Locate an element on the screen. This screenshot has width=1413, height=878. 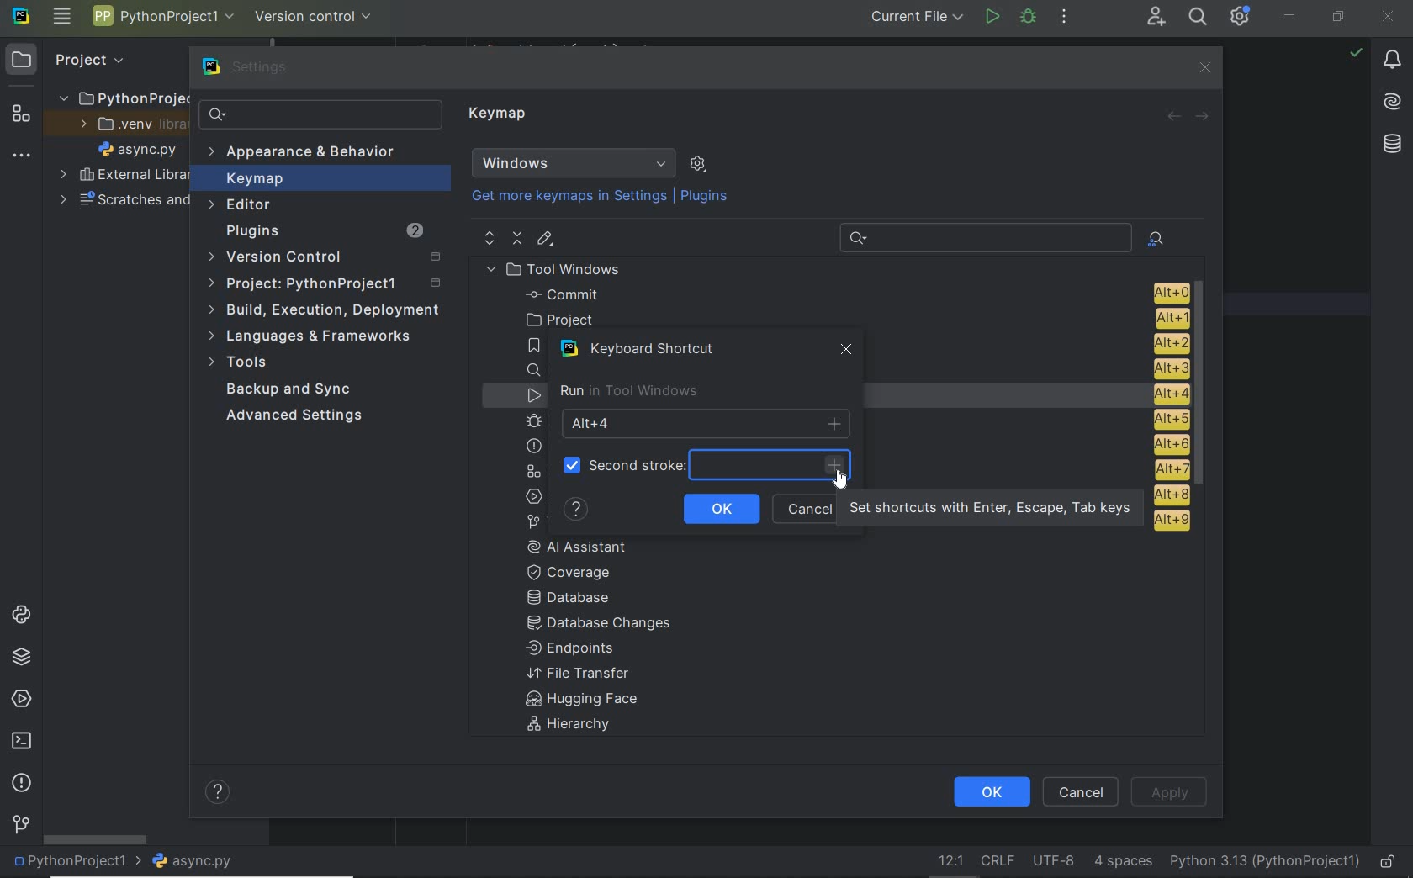
Appearance & Behavior is located at coordinates (304, 153).